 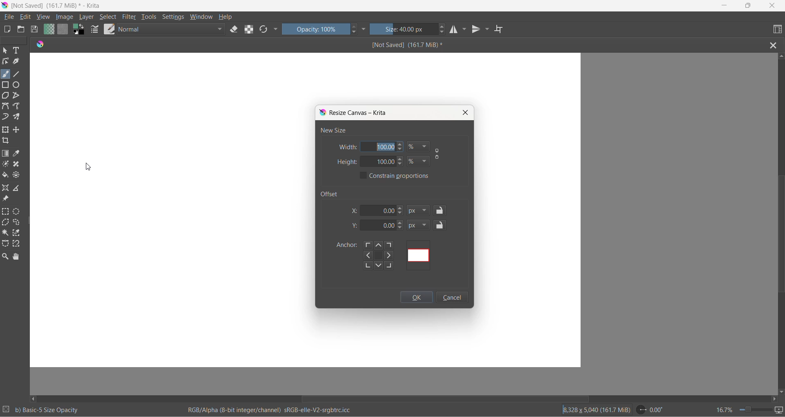 I want to click on constant proportions, so click(x=402, y=176).